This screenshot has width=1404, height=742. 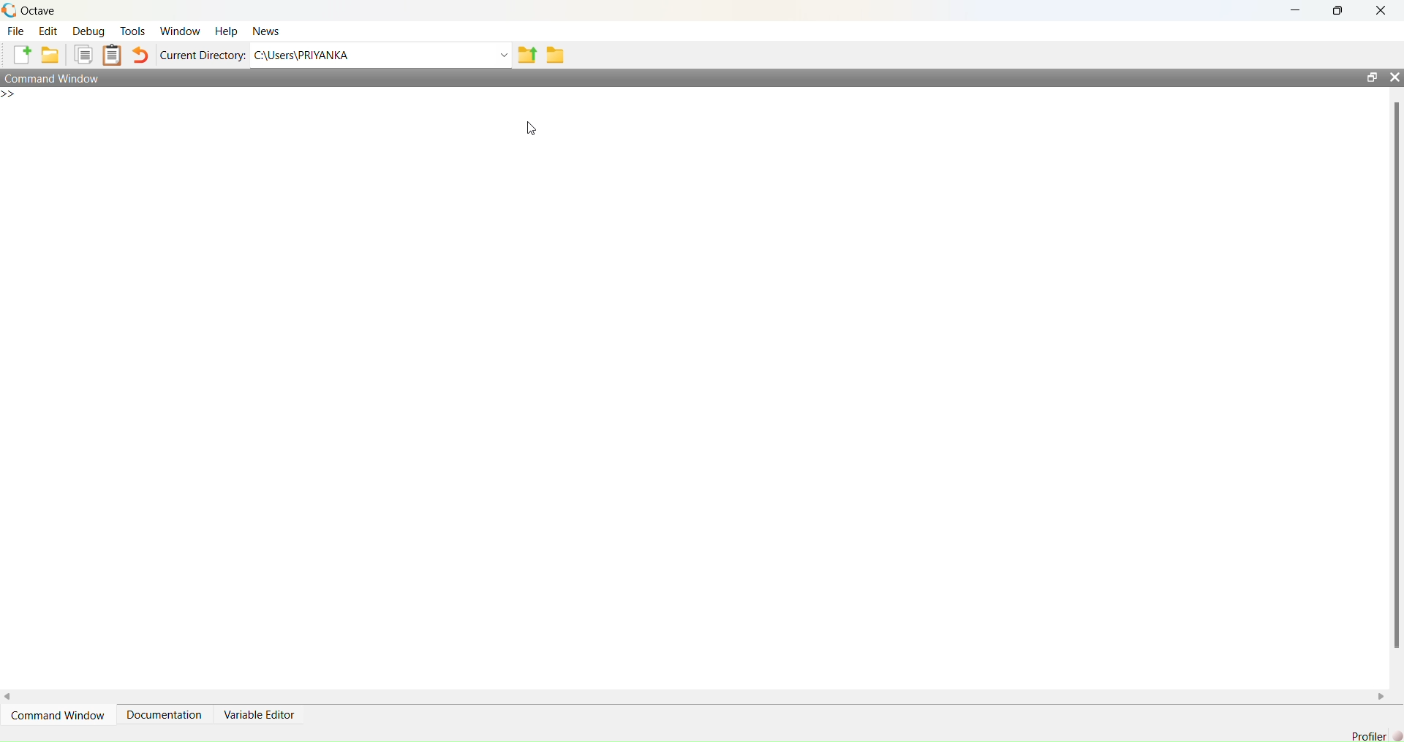 I want to click on scroll bar, so click(x=1397, y=372).